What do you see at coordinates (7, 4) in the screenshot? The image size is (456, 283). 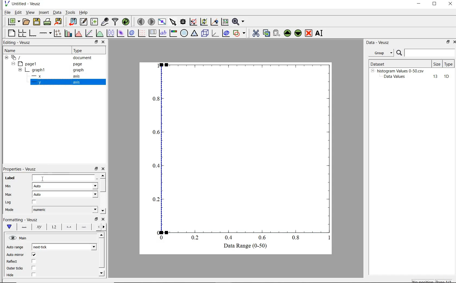 I see `veusz logo` at bounding box center [7, 4].